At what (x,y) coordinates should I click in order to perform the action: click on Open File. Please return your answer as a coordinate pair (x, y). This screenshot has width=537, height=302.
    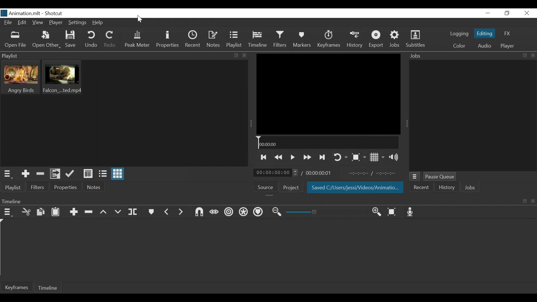
    Looking at the image, I should click on (15, 40).